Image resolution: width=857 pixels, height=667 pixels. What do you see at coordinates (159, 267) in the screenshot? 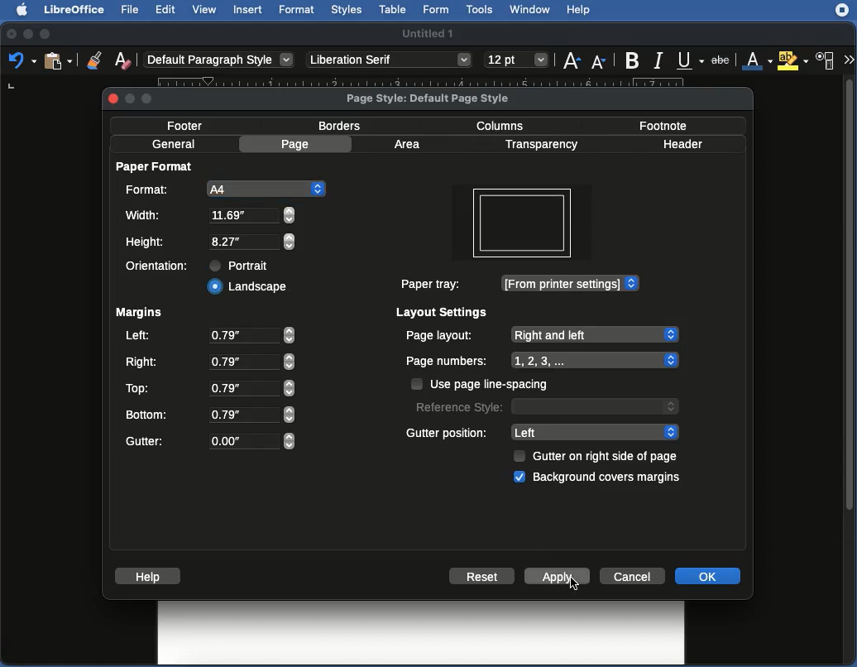
I see `Orientation ` at bounding box center [159, 267].